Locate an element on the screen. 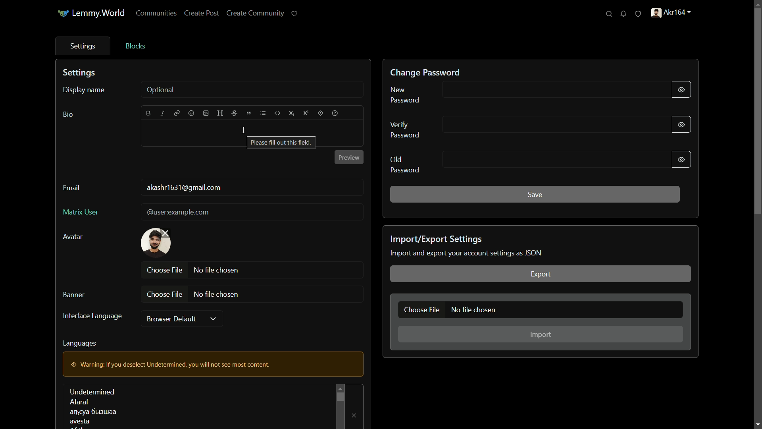 The height and width of the screenshot is (429, 762). verify password is located at coordinates (405, 129).